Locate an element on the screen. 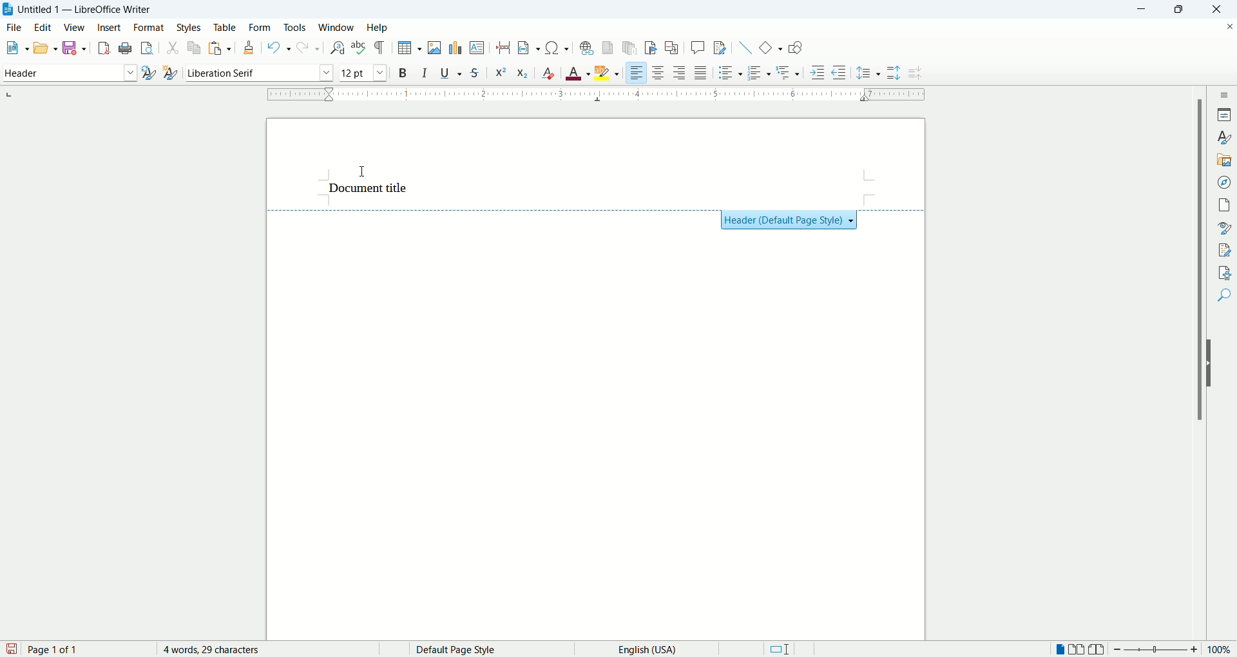 This screenshot has height=657, width=1237. close is located at coordinates (1222, 8).